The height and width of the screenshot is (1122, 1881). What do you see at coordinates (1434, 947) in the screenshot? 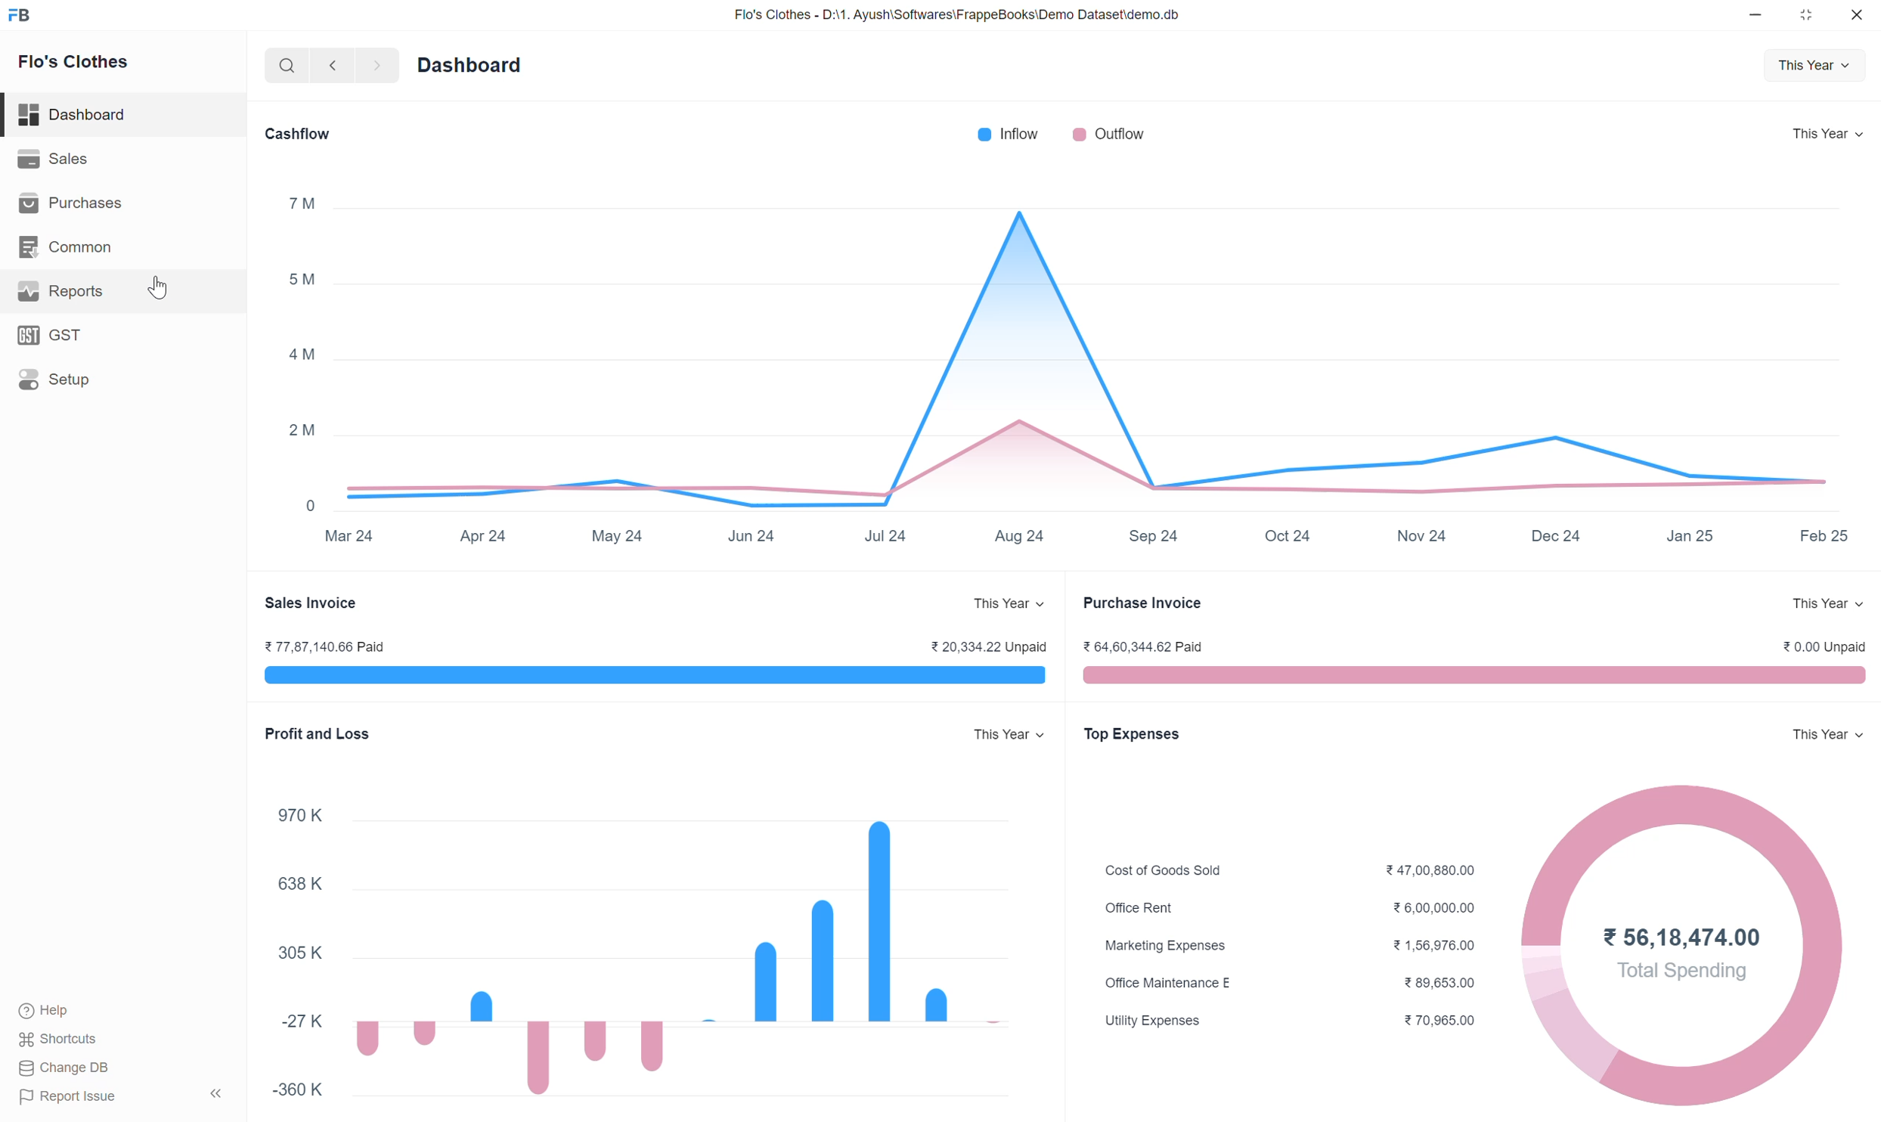
I see `1,56,976.00` at bounding box center [1434, 947].